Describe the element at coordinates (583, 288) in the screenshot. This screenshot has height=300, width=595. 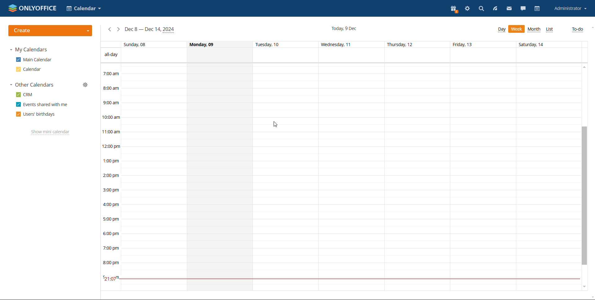
I see `scroll down` at that location.